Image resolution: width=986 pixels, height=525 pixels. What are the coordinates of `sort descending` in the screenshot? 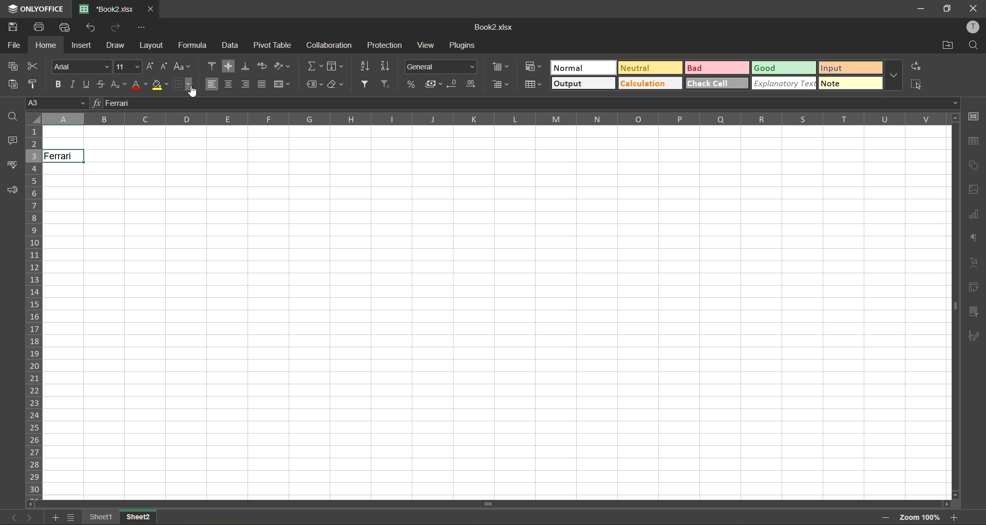 It's located at (385, 66).